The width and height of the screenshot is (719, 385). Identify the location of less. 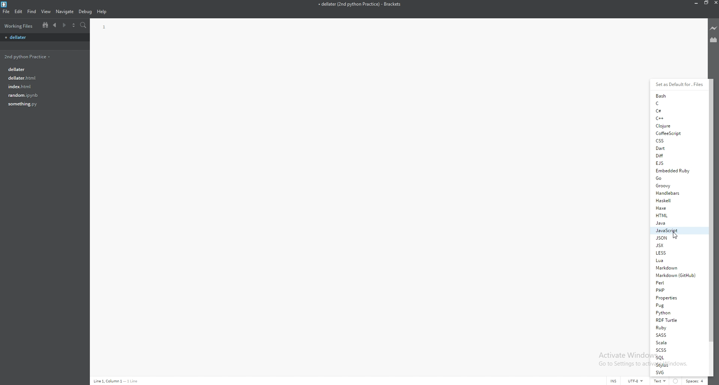
(677, 253).